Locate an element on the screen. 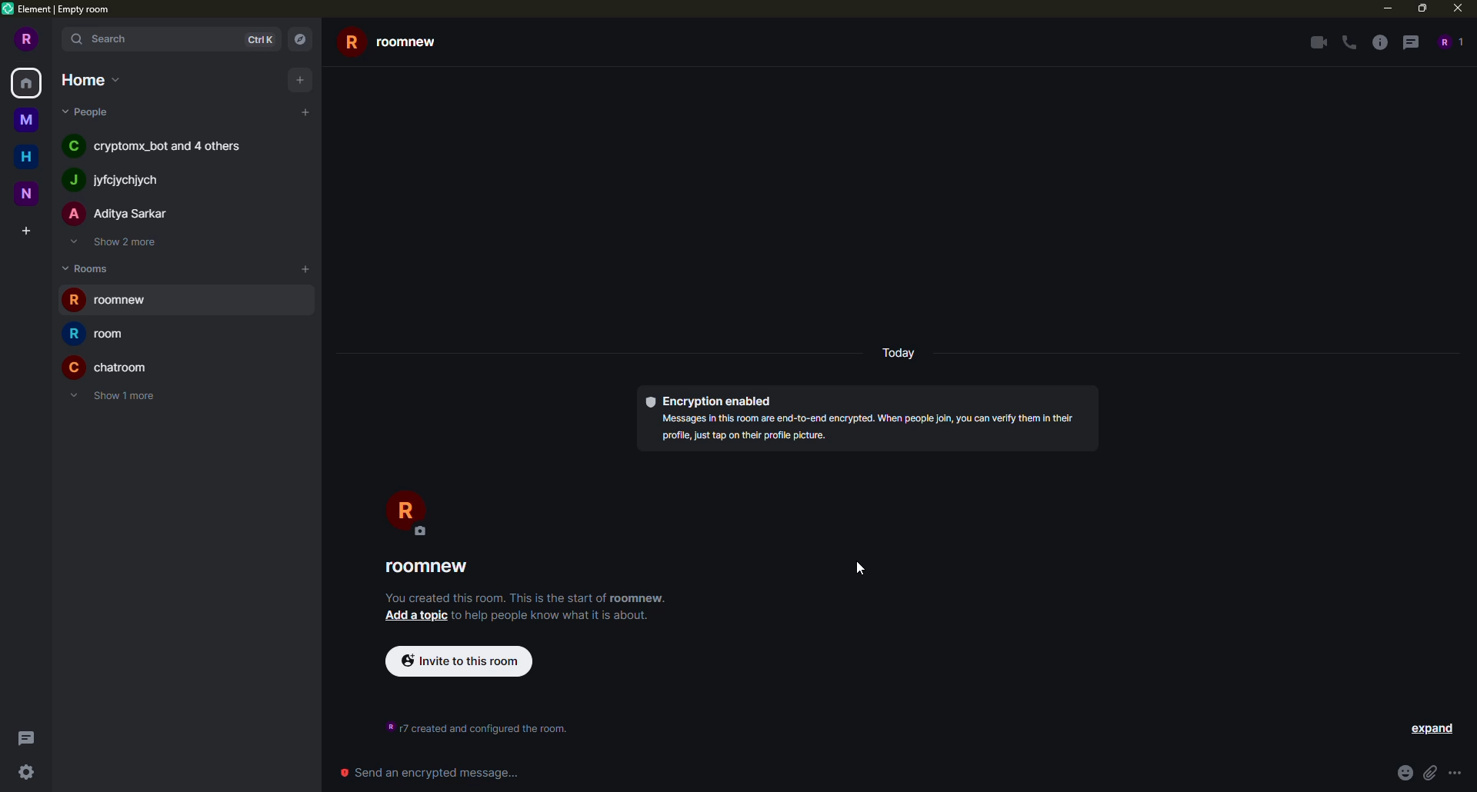 The height and width of the screenshot is (792, 1477).  Send an encrypted message... is located at coordinates (430, 773).